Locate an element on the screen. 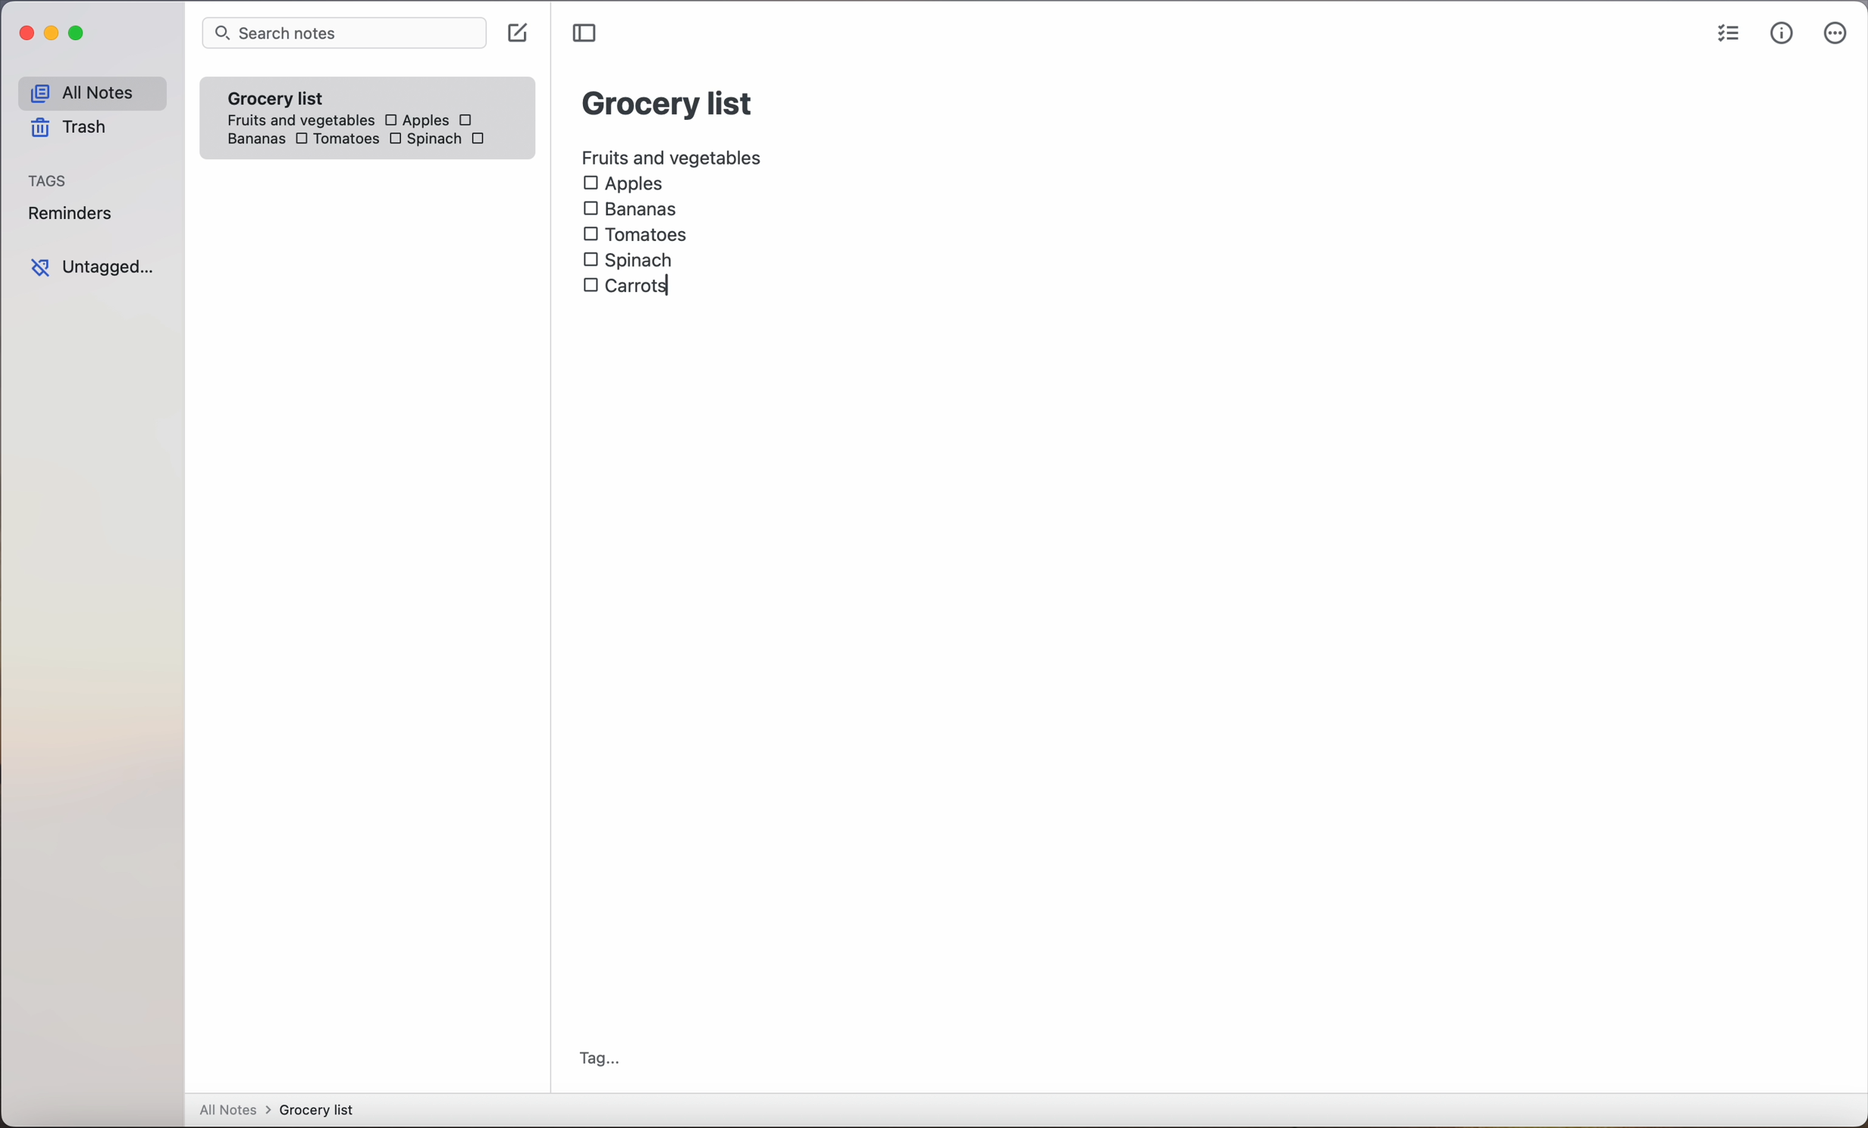  checkbox is located at coordinates (469, 120).